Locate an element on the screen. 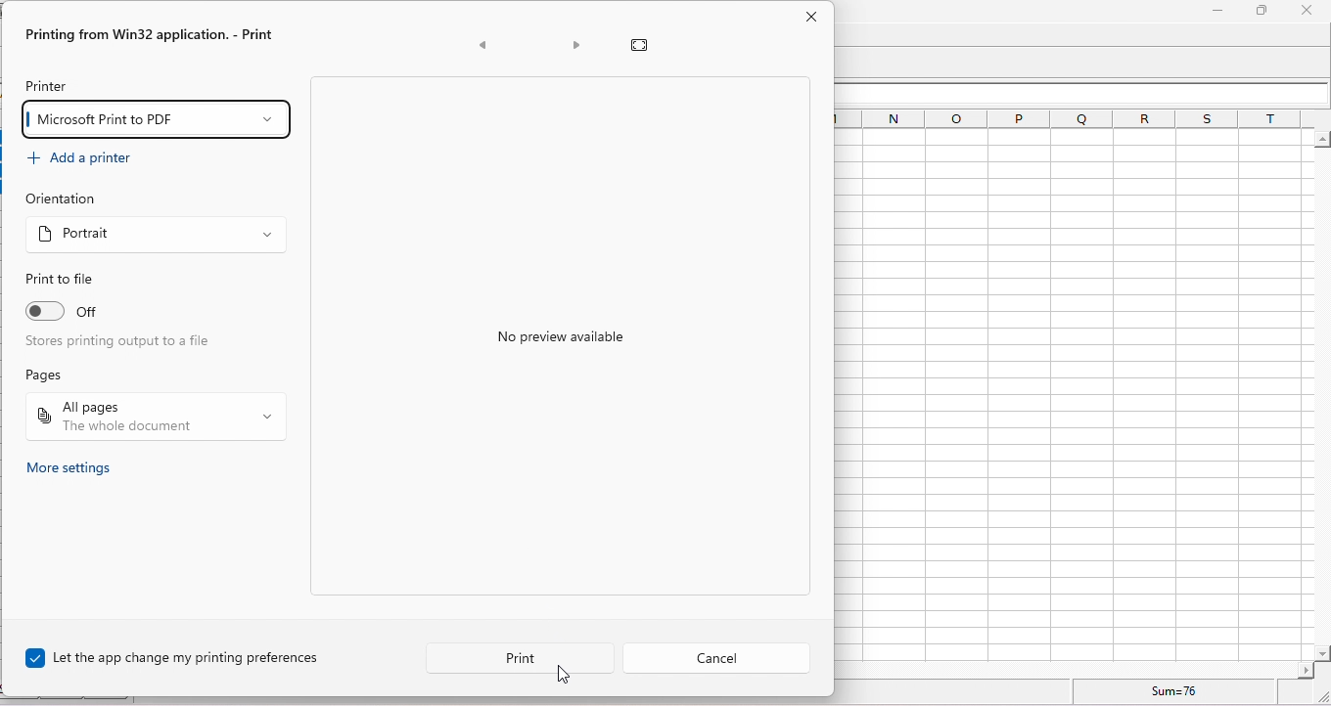  formula bar is located at coordinates (1085, 93).